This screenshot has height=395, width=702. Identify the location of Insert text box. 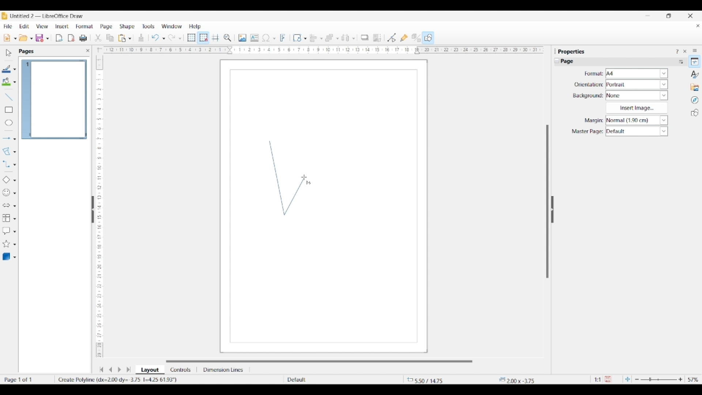
(254, 38).